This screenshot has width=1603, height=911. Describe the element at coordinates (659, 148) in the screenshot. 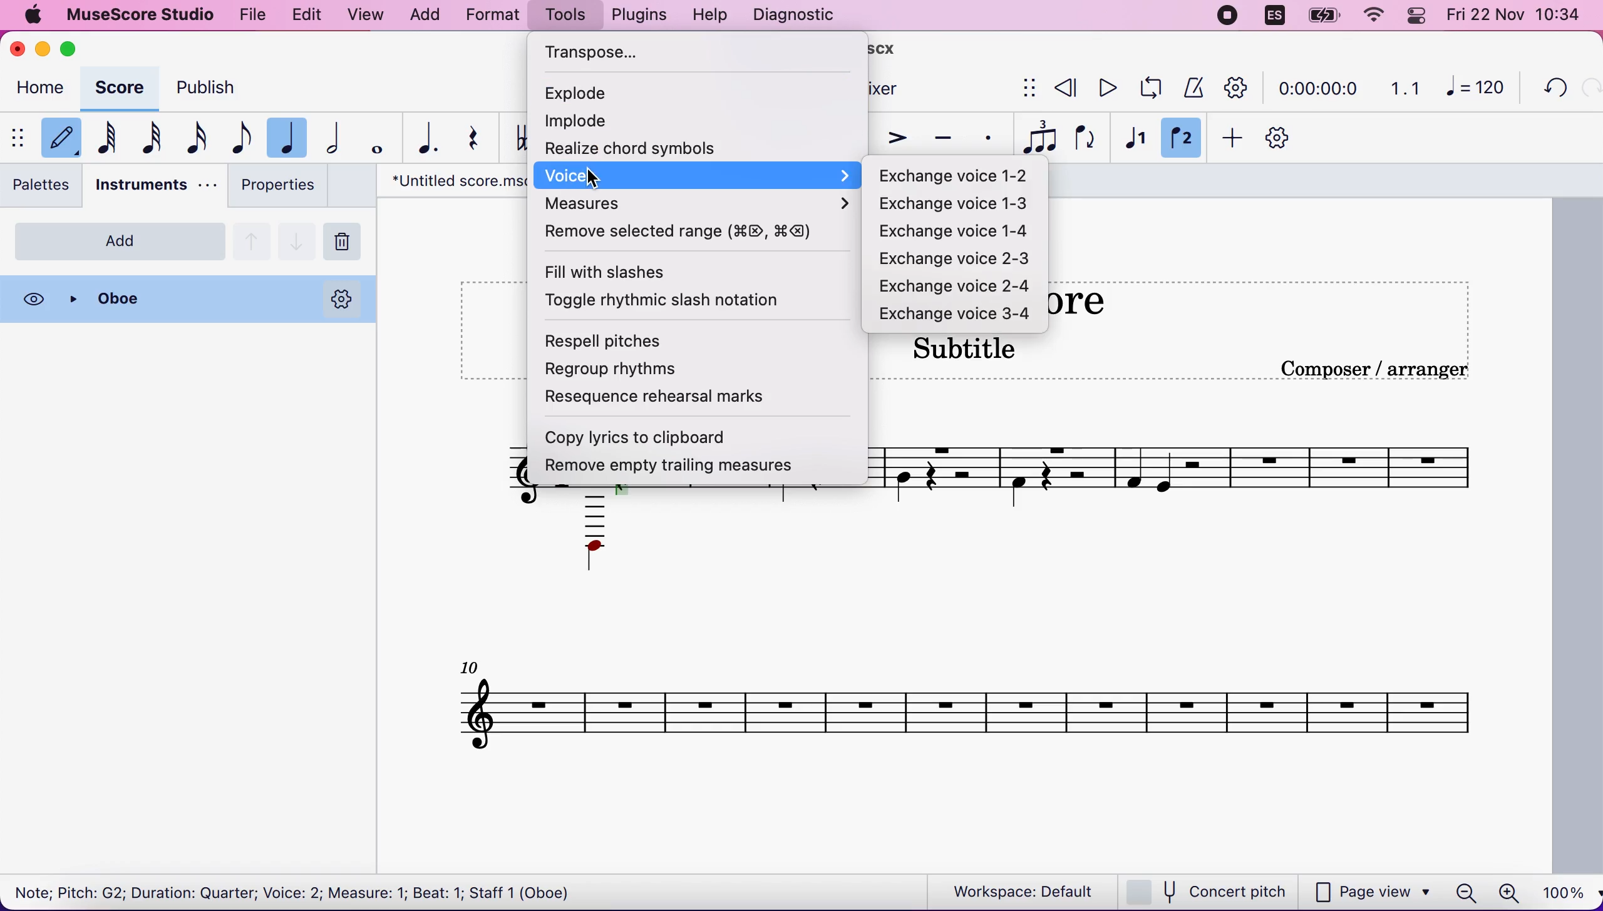

I see `realize chord systems` at that location.